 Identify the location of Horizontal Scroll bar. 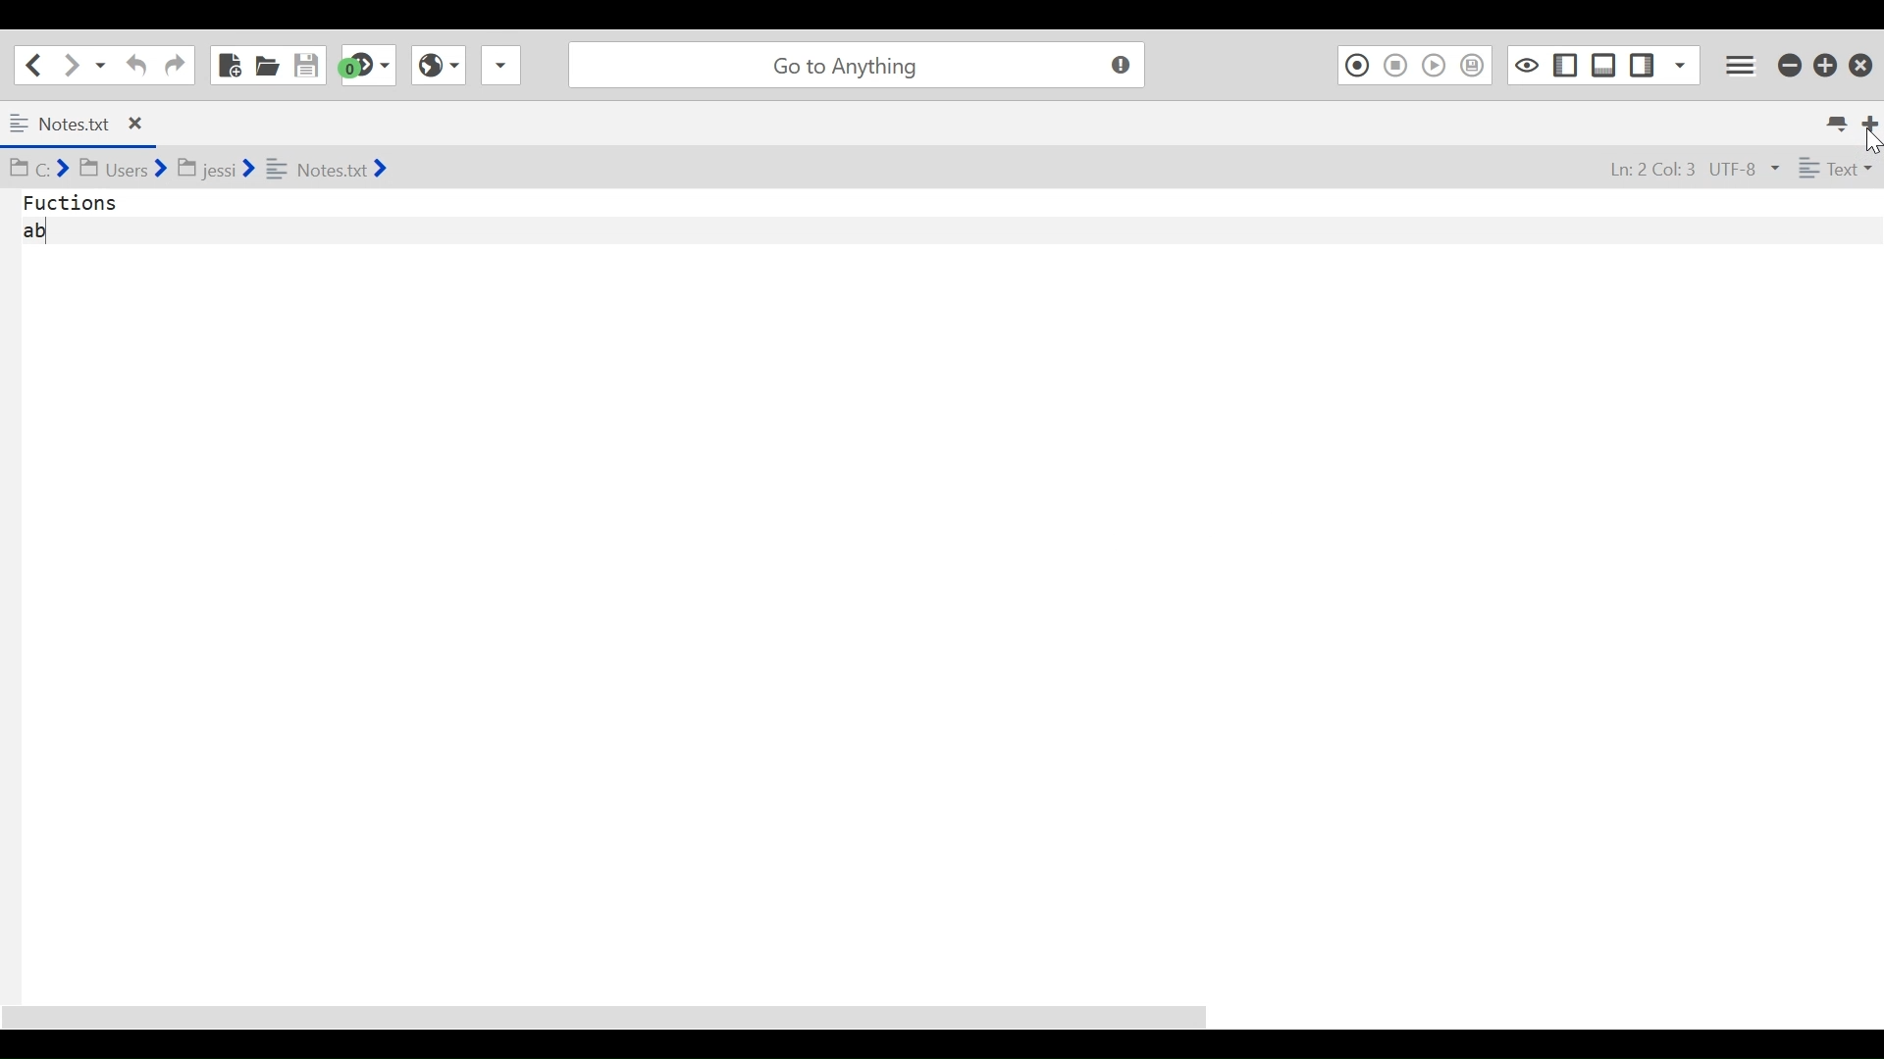
(601, 1016).